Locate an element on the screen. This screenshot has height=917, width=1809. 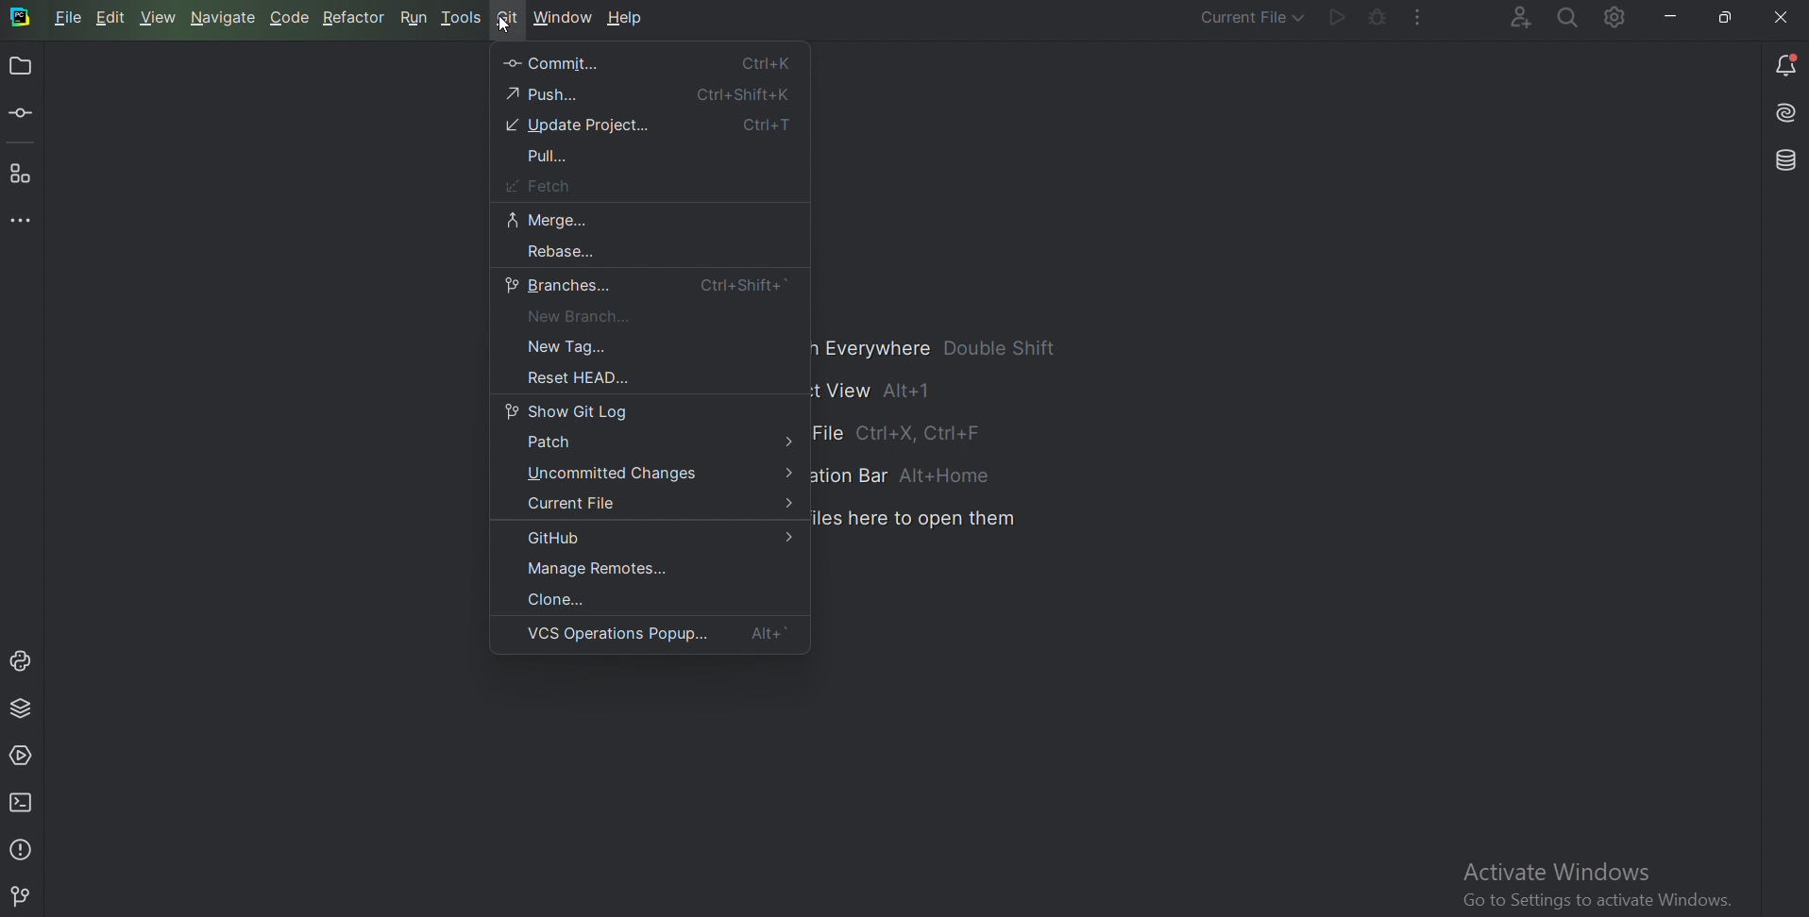
Current file is located at coordinates (1240, 18).